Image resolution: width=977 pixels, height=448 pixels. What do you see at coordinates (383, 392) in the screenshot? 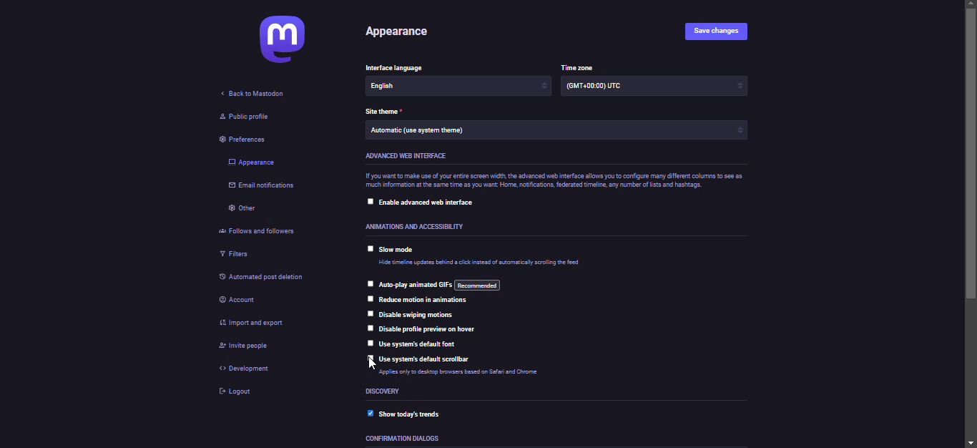
I see `discovery` at bounding box center [383, 392].